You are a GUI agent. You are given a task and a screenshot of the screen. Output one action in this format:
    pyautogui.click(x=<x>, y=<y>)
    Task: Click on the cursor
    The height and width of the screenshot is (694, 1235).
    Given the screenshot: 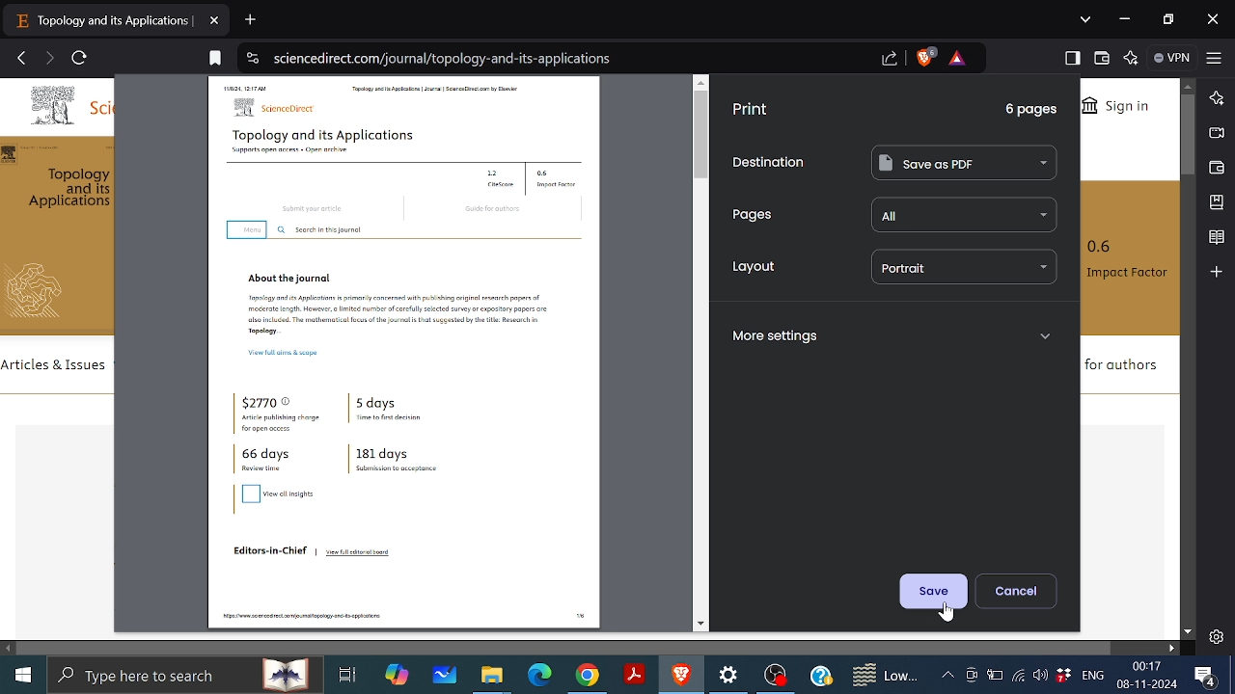 What is the action you would take?
    pyautogui.click(x=947, y=612)
    